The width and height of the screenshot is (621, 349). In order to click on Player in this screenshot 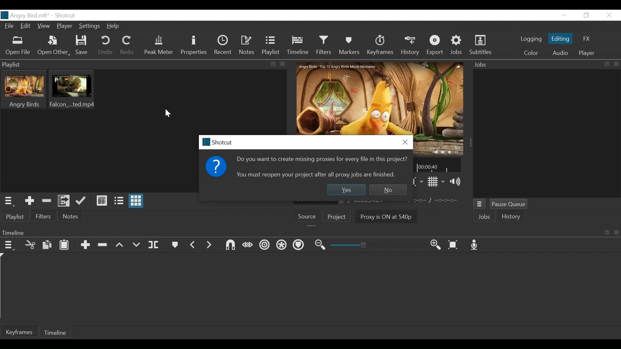, I will do `click(64, 26)`.